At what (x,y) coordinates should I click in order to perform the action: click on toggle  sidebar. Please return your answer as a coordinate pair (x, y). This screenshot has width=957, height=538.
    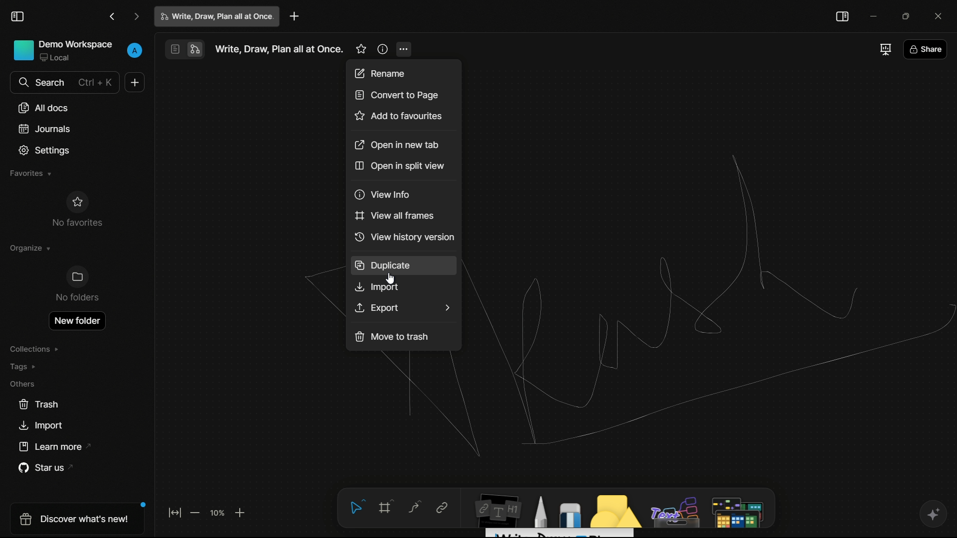
    Looking at the image, I should click on (16, 17).